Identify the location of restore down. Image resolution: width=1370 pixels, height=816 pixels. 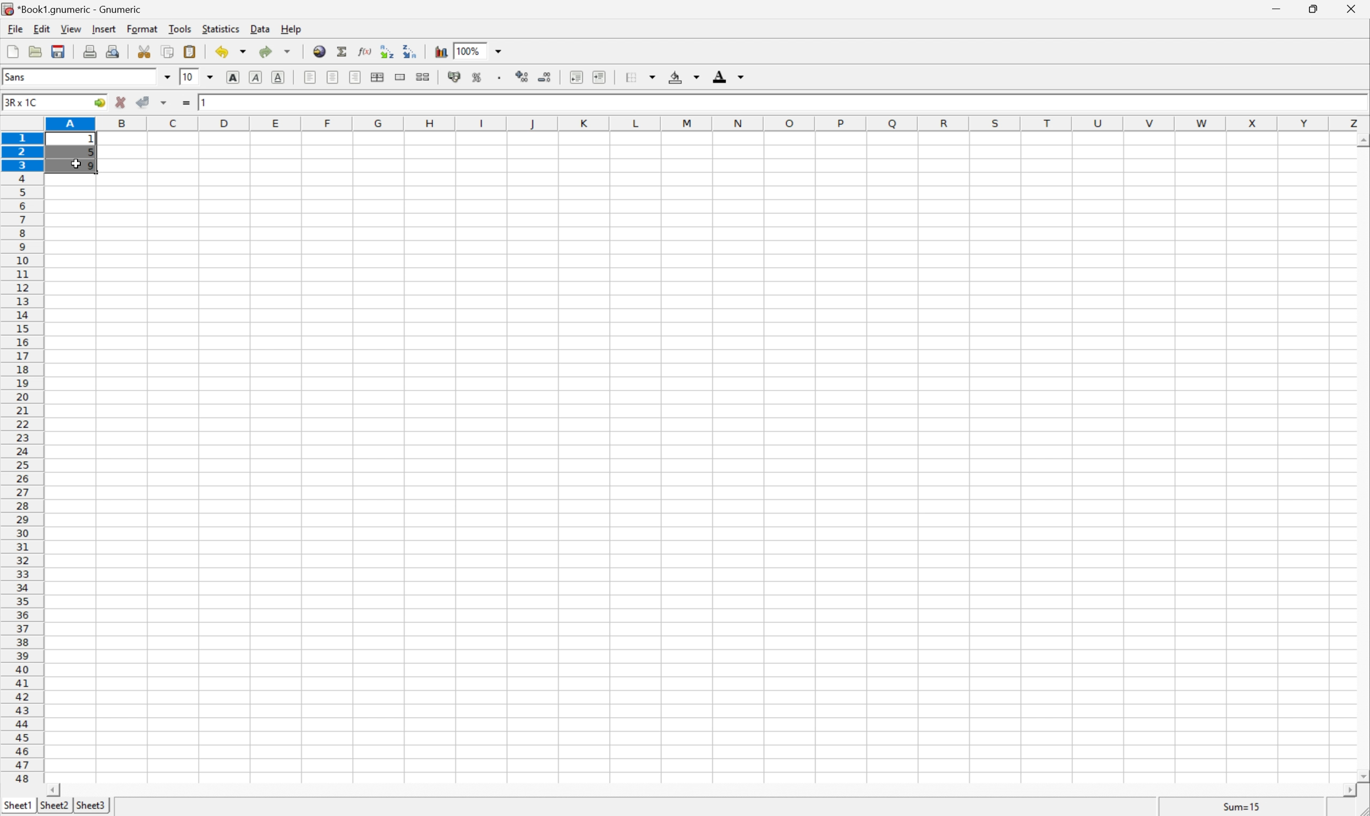
(1314, 9).